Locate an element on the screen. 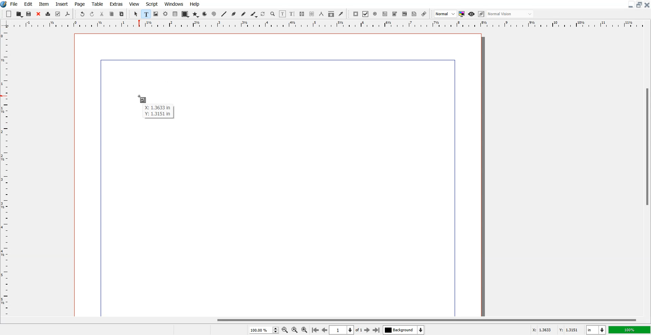 The height and width of the screenshot is (335, 651). Help is located at coordinates (194, 4).